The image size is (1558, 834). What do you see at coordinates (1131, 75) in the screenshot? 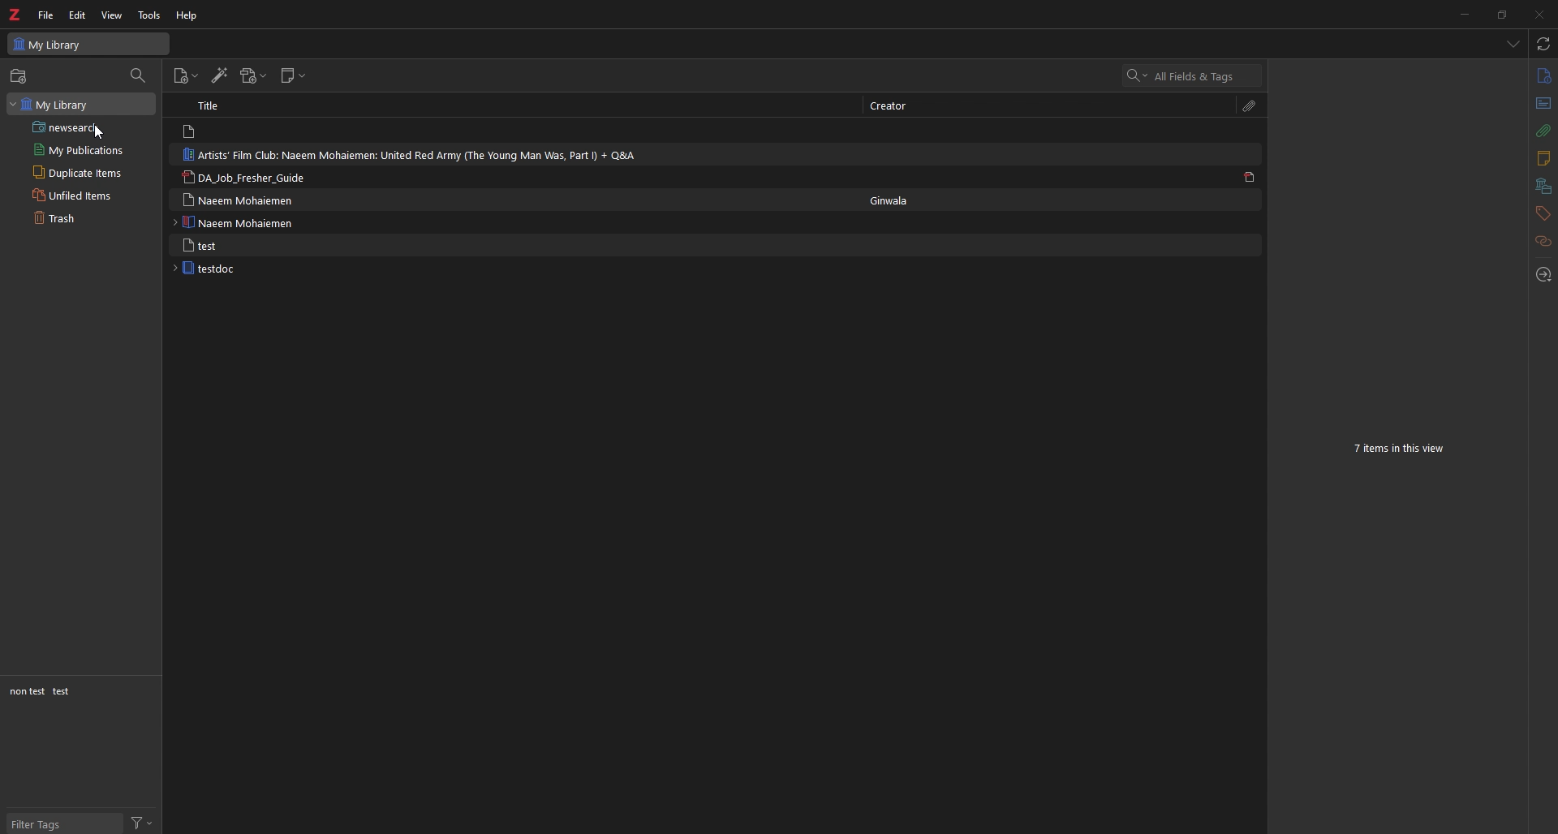
I see `Search options` at bounding box center [1131, 75].